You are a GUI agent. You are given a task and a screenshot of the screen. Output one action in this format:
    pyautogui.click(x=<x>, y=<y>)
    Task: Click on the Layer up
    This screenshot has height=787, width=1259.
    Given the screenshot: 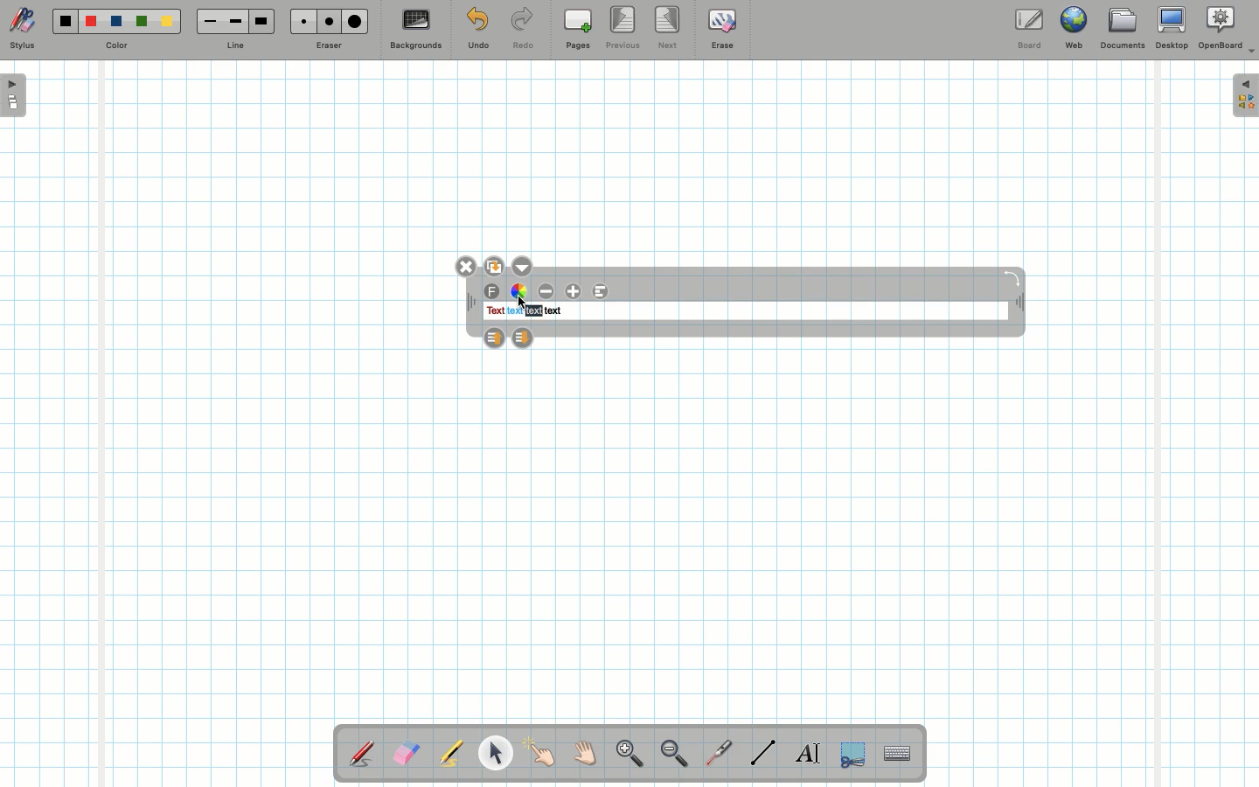 What is the action you would take?
    pyautogui.click(x=492, y=337)
    